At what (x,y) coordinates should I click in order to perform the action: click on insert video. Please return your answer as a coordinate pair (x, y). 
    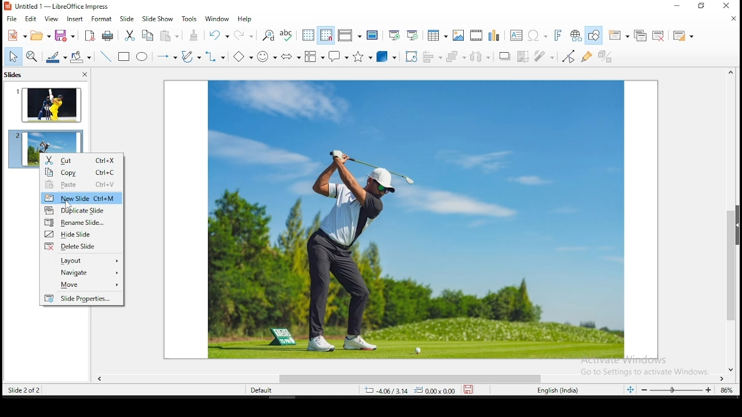
    Looking at the image, I should click on (475, 34).